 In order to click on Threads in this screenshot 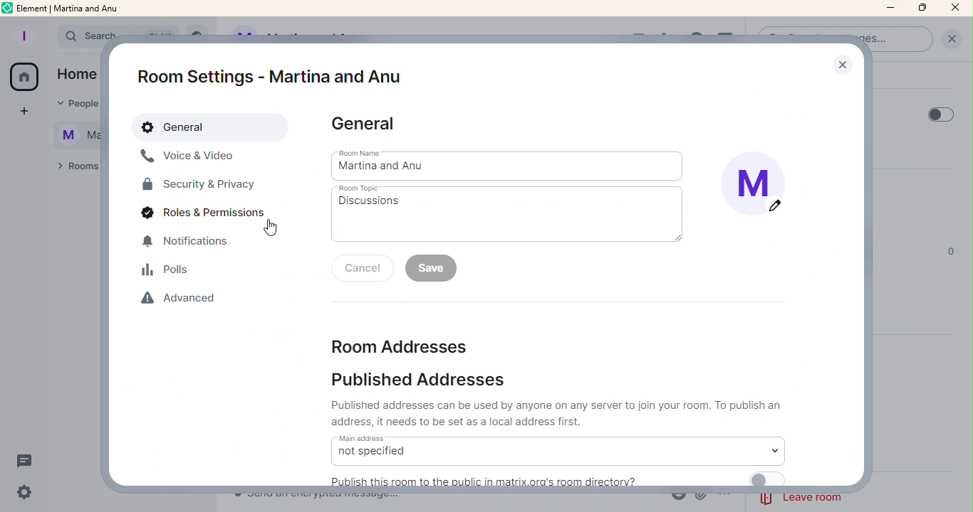, I will do `click(28, 460)`.